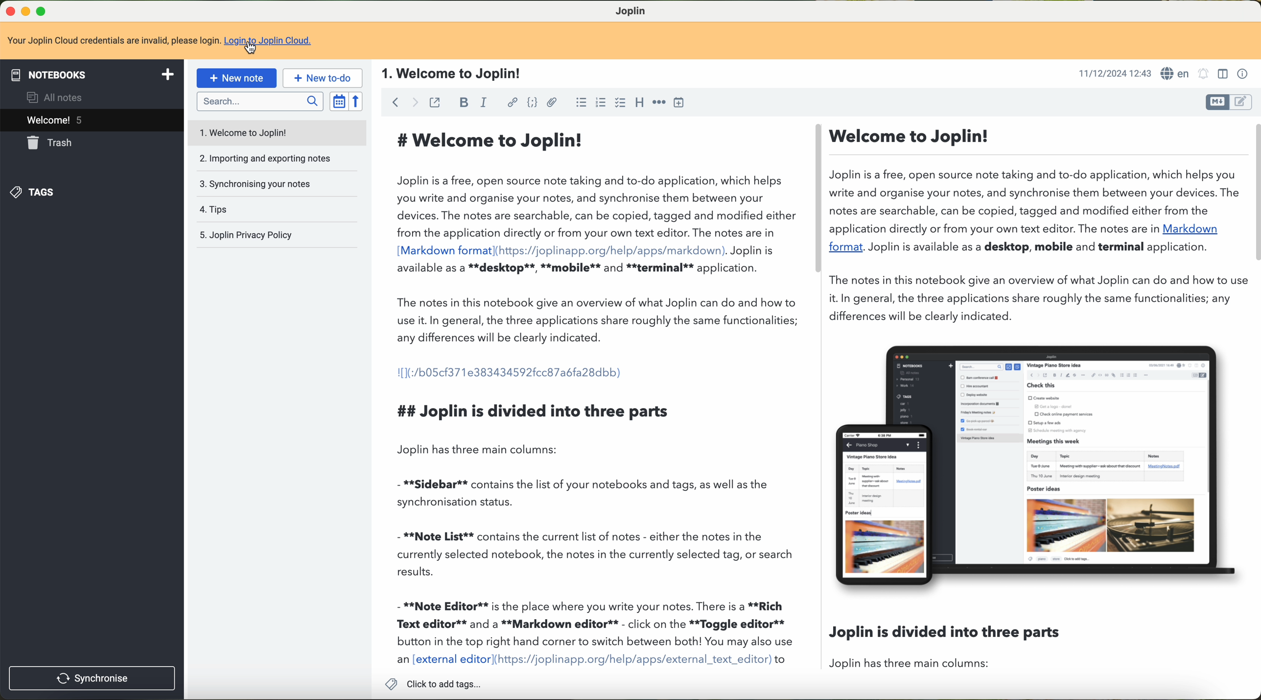 The height and width of the screenshot is (700, 1261). I want to click on navigate back arrow, so click(392, 102).